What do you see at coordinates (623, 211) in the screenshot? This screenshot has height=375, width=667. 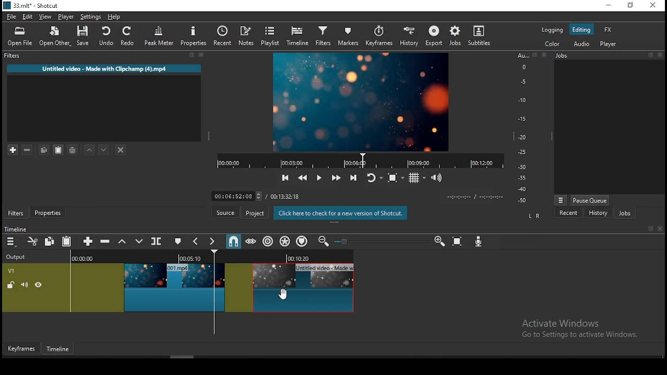 I see `jobs` at bounding box center [623, 211].